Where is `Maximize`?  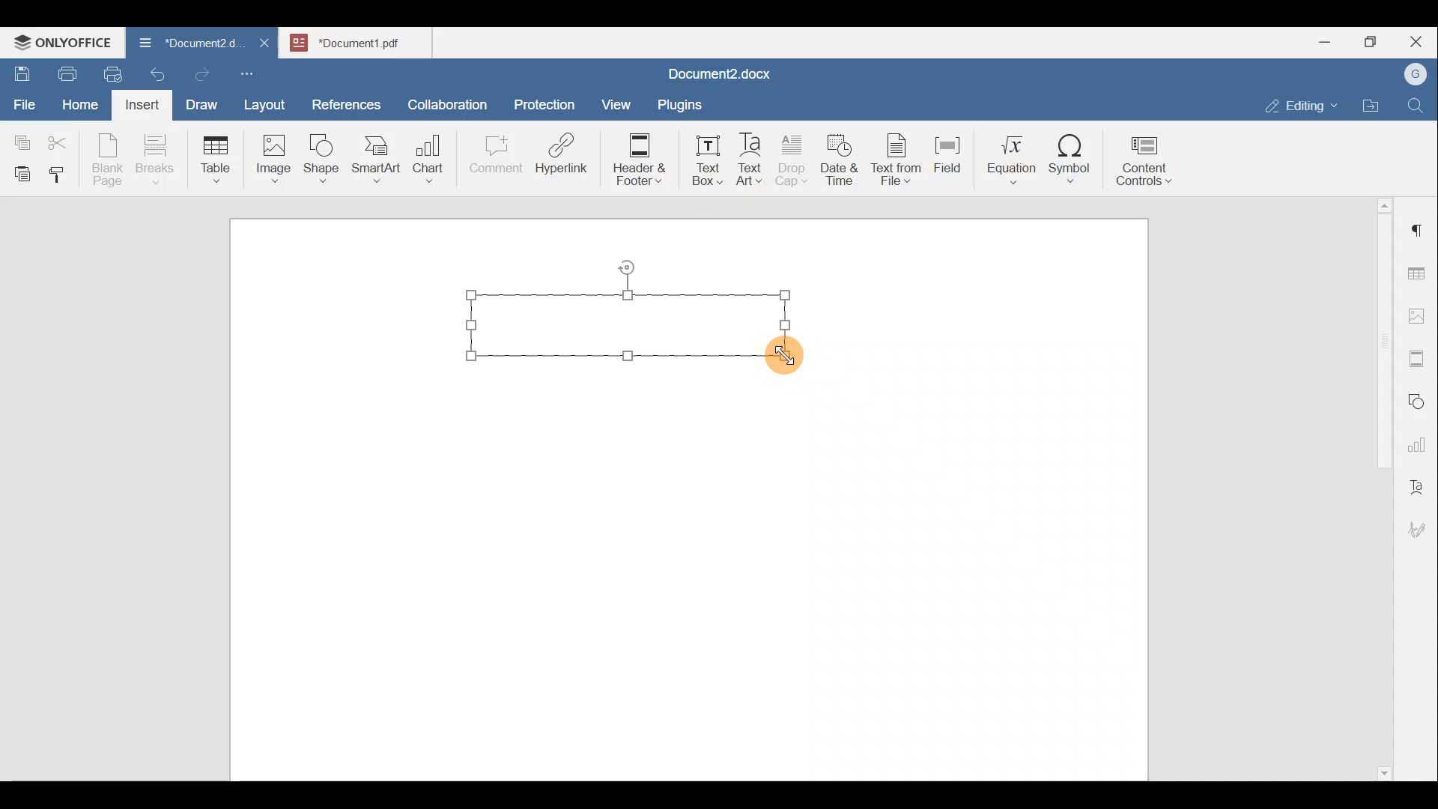 Maximize is located at coordinates (1374, 42).